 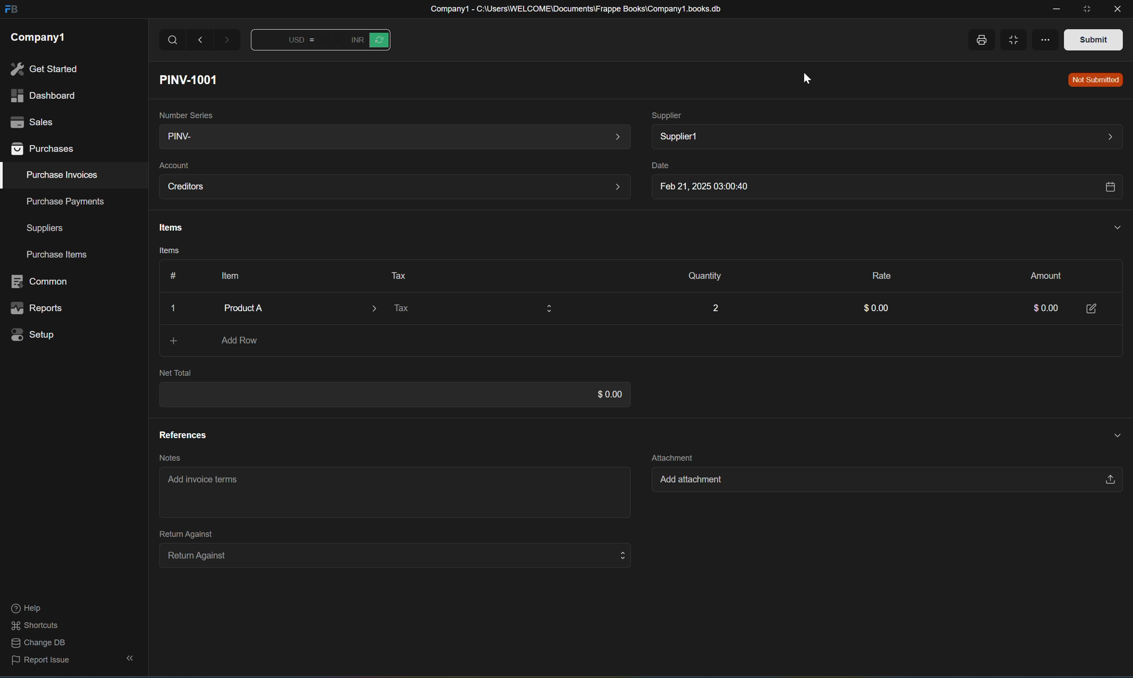 I want to click on Number Series, so click(x=184, y=113).